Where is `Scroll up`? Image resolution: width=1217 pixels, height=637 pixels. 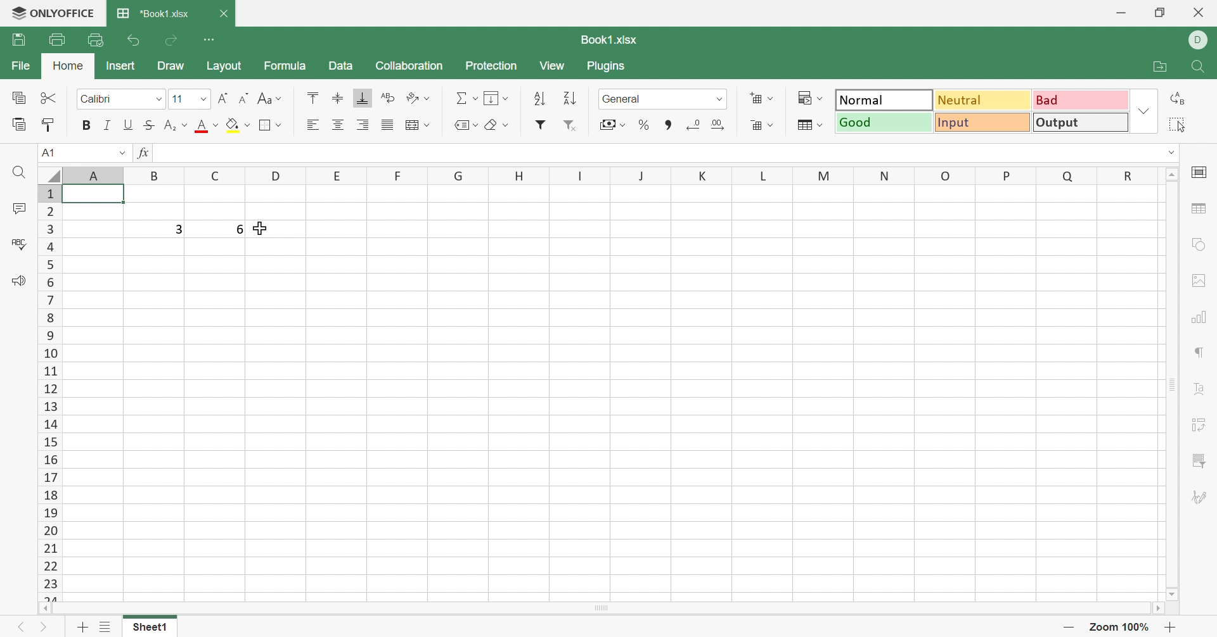 Scroll up is located at coordinates (1175, 173).